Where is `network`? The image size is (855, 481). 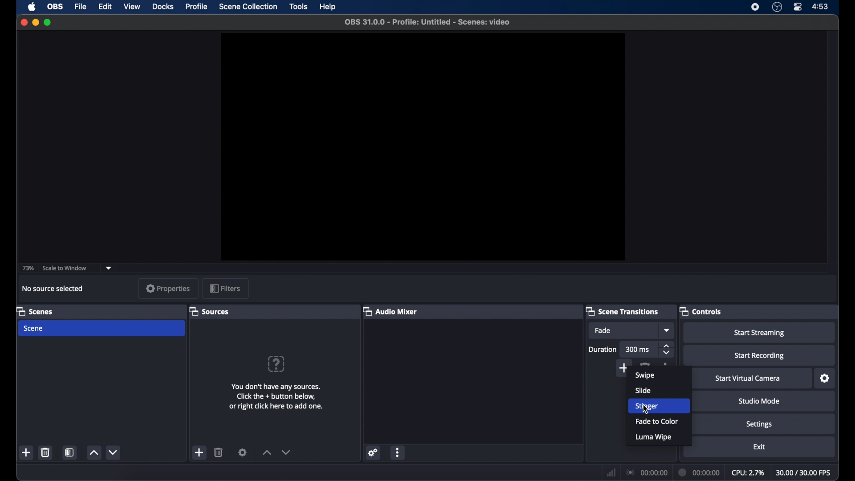
network is located at coordinates (610, 472).